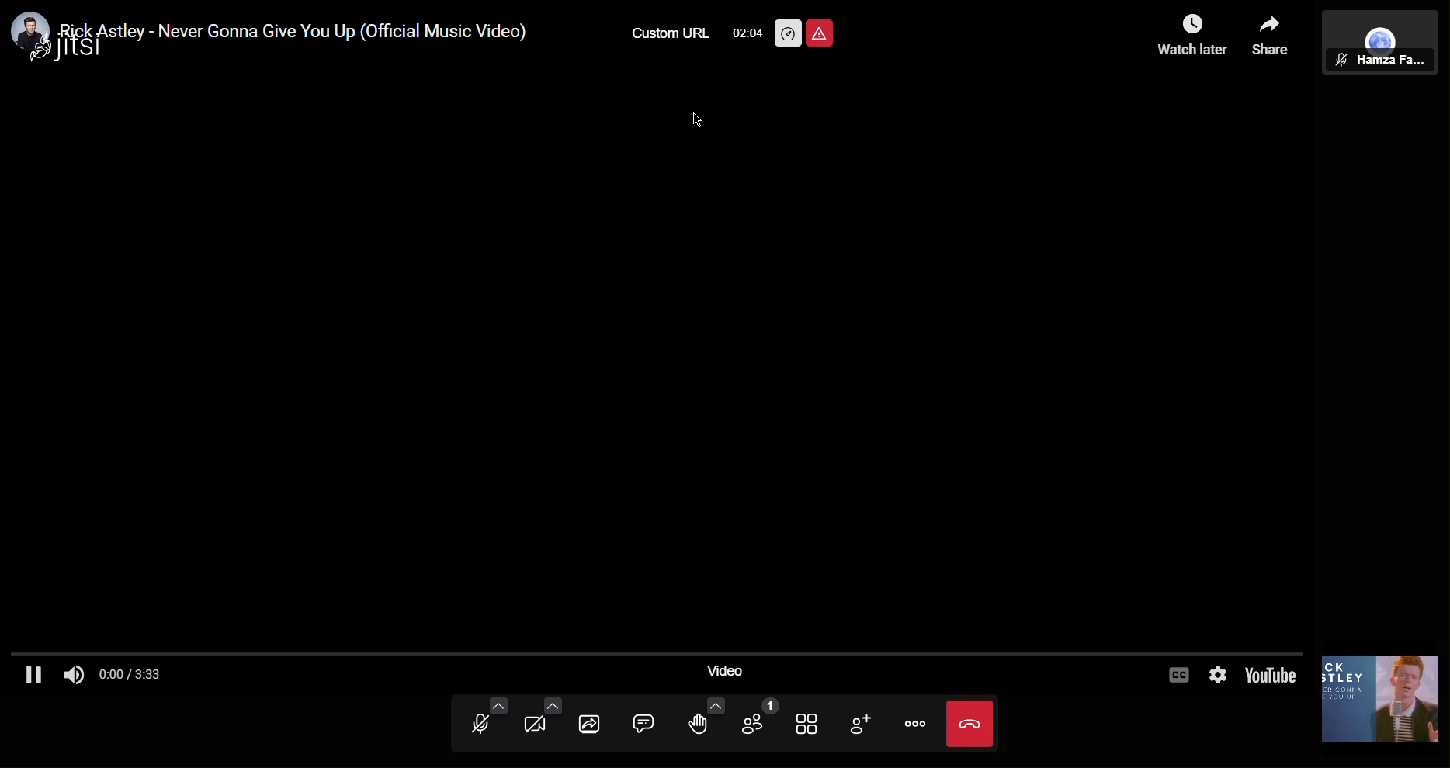 The height and width of the screenshot is (768, 1450). Describe the element at coordinates (1178, 676) in the screenshot. I see `Captions` at that location.